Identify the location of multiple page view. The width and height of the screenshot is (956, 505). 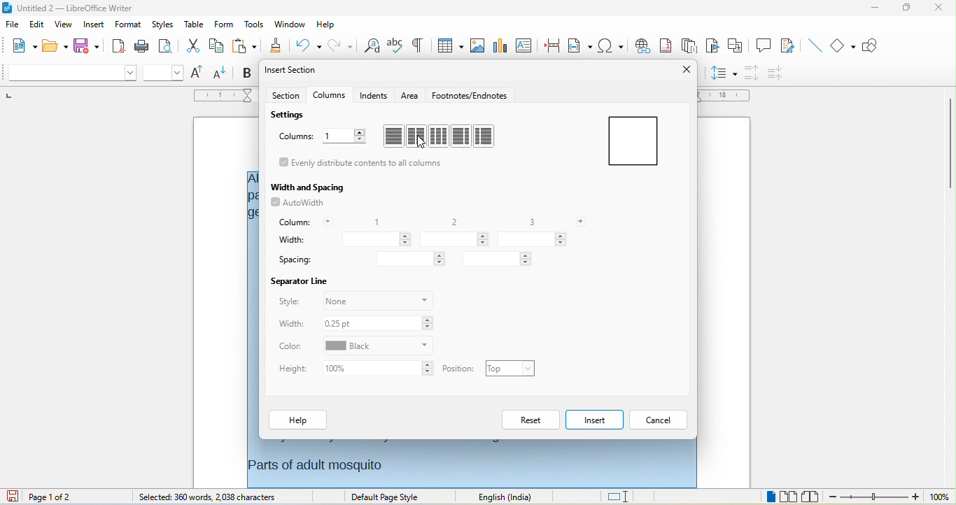
(788, 497).